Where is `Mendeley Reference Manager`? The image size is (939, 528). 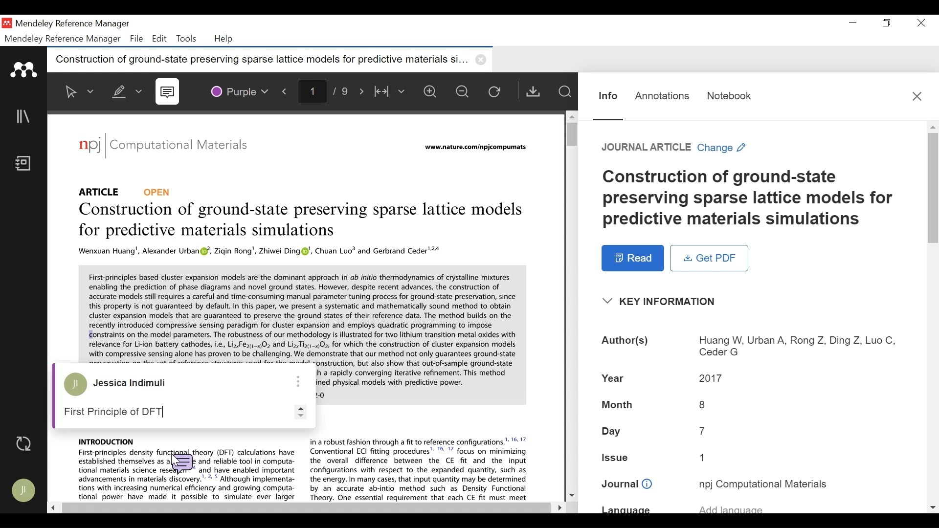 Mendeley Reference Manager is located at coordinates (73, 24).